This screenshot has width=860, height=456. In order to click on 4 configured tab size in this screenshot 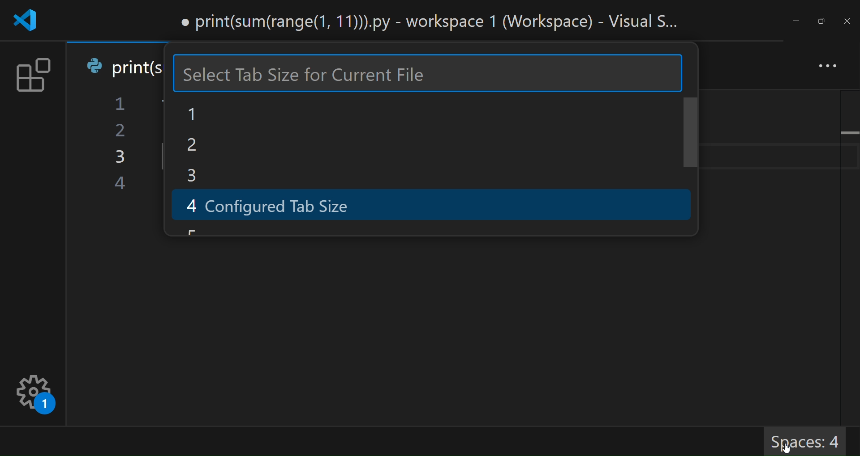, I will do `click(282, 204)`.